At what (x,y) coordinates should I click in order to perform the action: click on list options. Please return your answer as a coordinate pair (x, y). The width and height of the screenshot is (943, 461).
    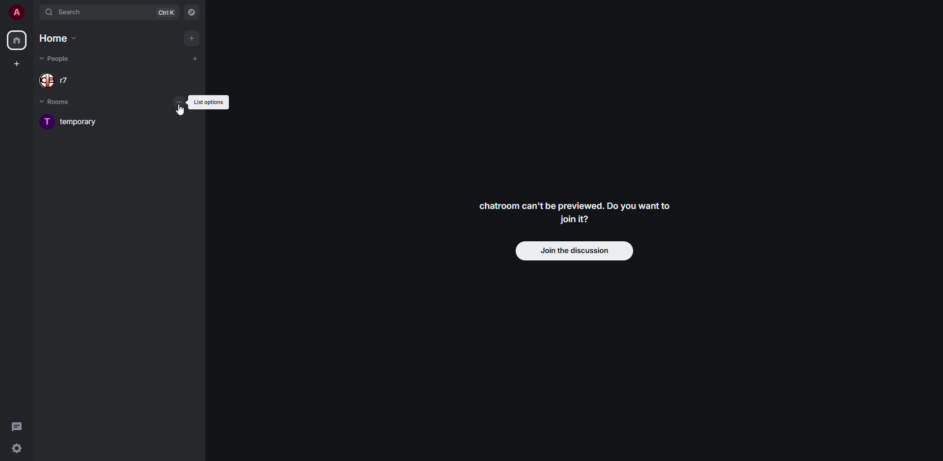
    Looking at the image, I should click on (208, 102).